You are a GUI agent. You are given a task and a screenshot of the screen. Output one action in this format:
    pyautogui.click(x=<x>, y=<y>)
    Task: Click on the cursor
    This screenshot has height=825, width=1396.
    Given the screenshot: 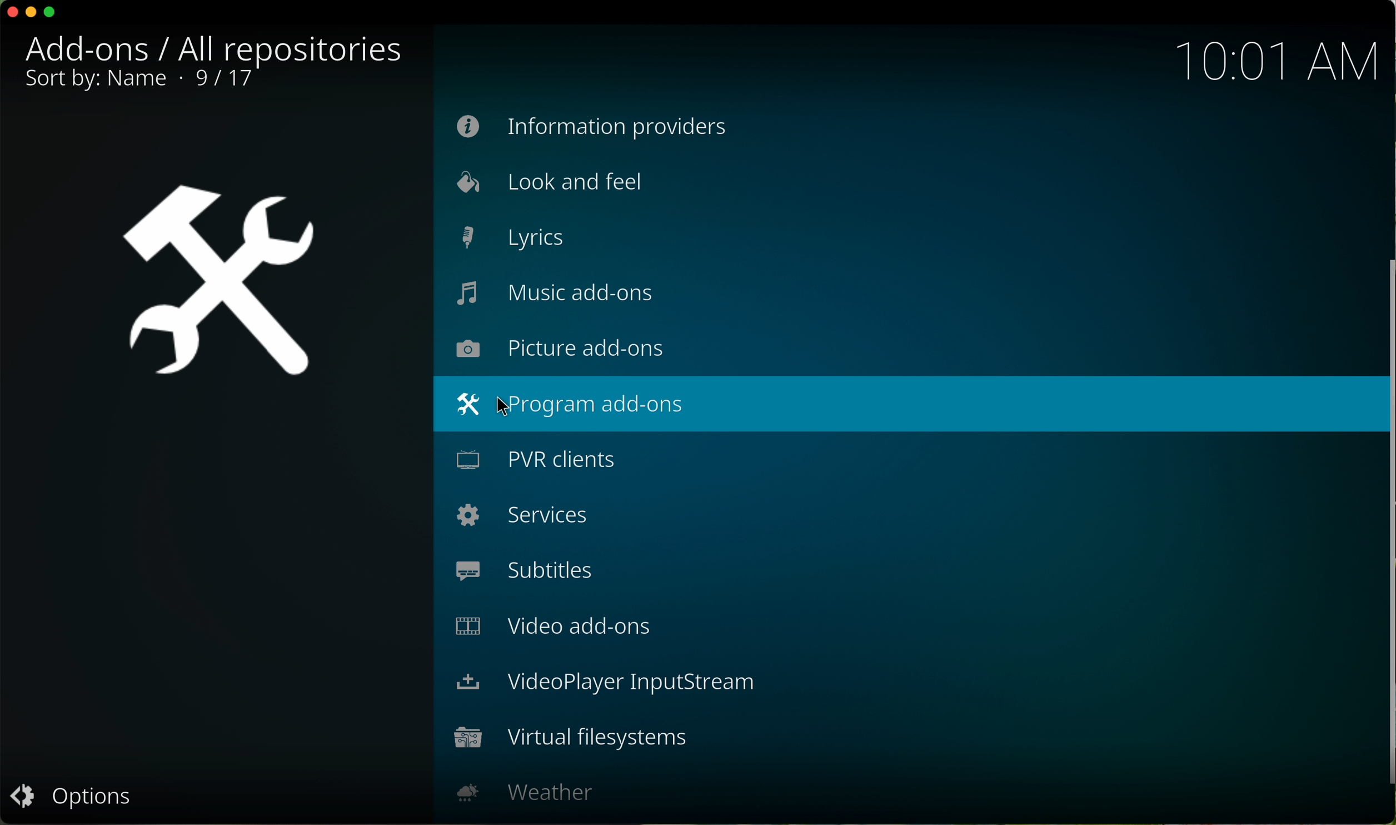 What is the action you would take?
    pyautogui.click(x=509, y=404)
    